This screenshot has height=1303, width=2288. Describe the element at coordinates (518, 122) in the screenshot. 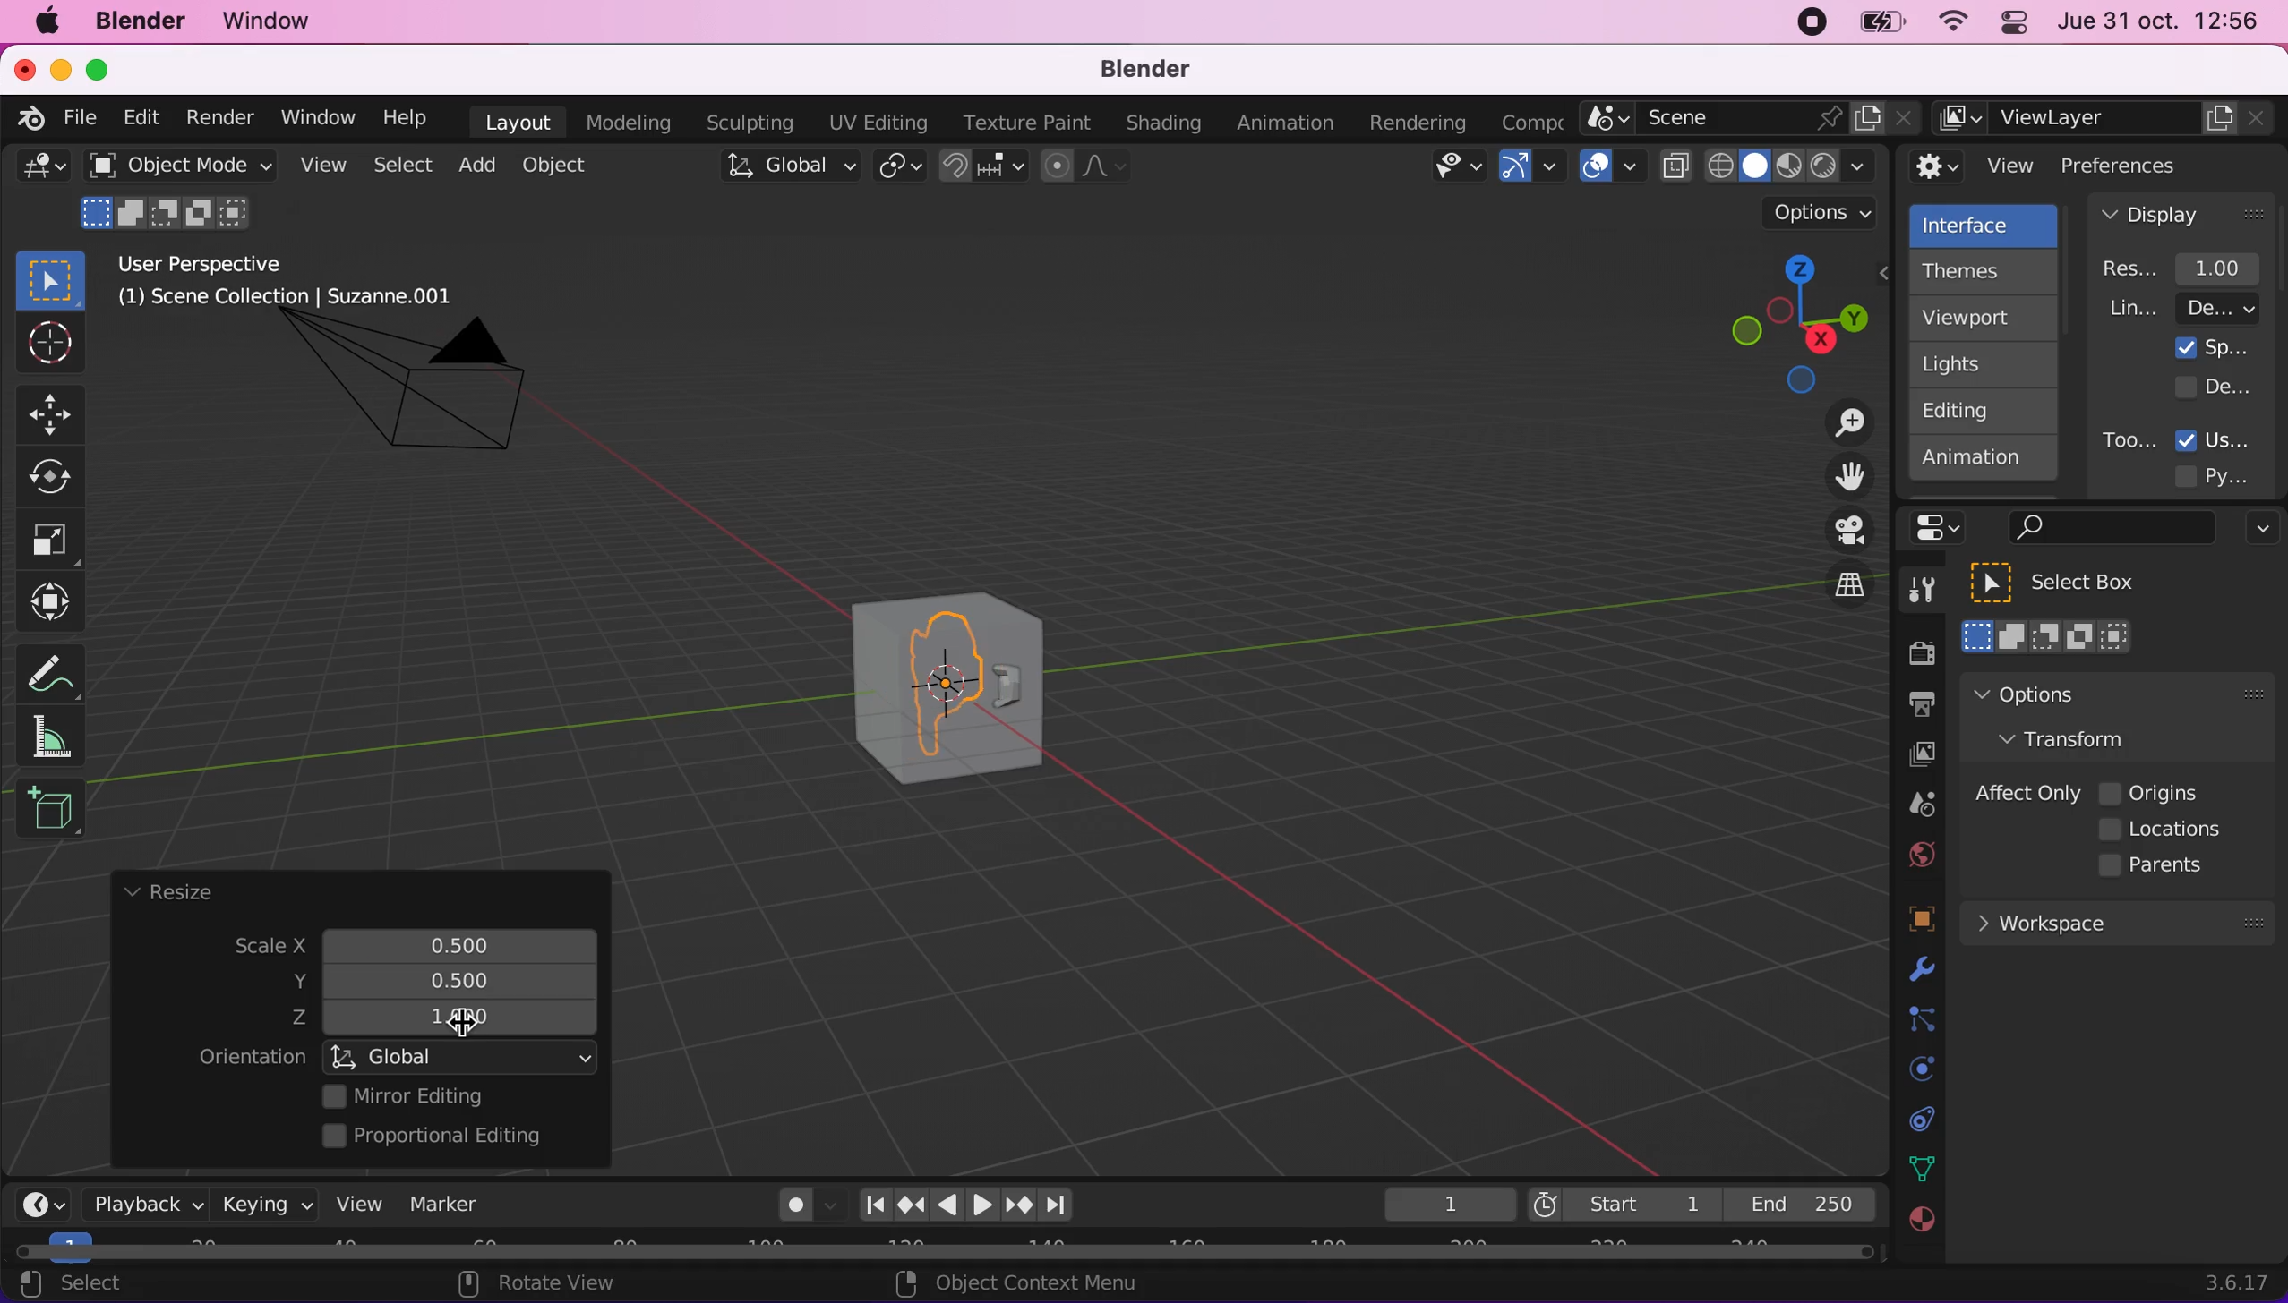

I see `layout` at that location.